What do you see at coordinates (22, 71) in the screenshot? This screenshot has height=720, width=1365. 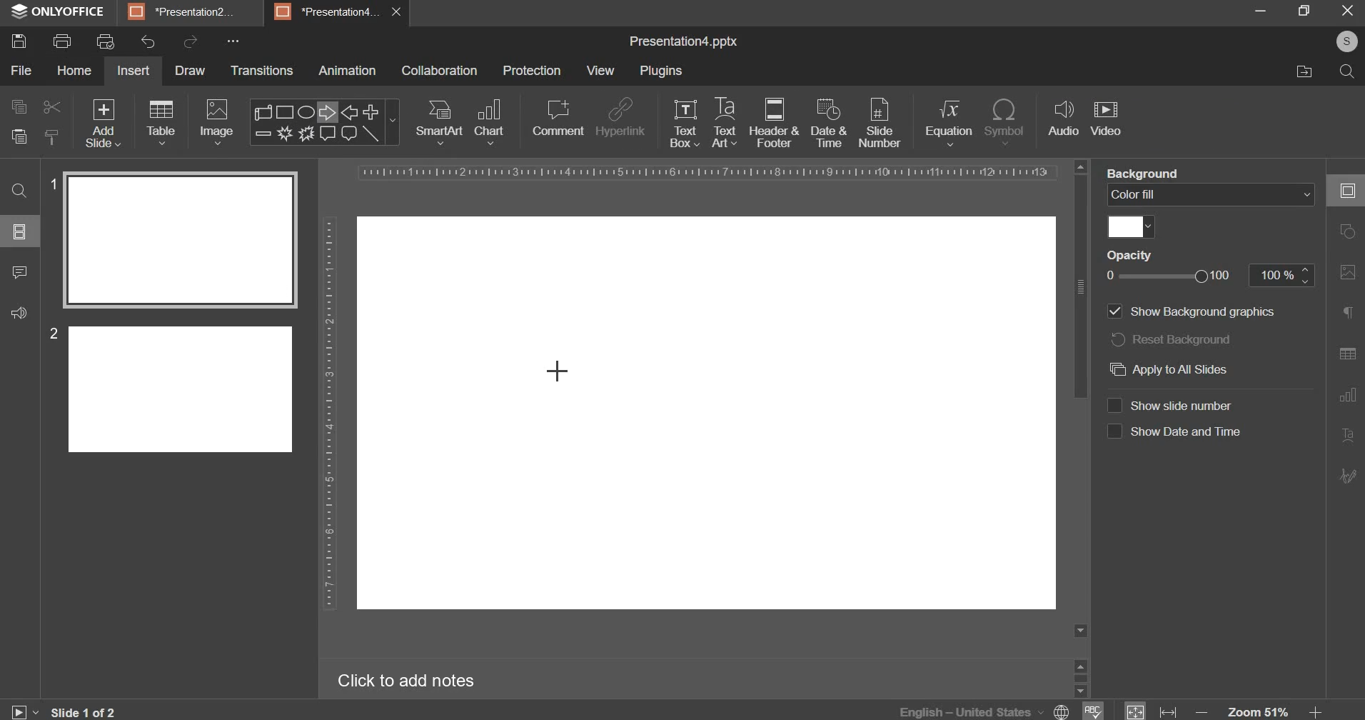 I see `file` at bounding box center [22, 71].